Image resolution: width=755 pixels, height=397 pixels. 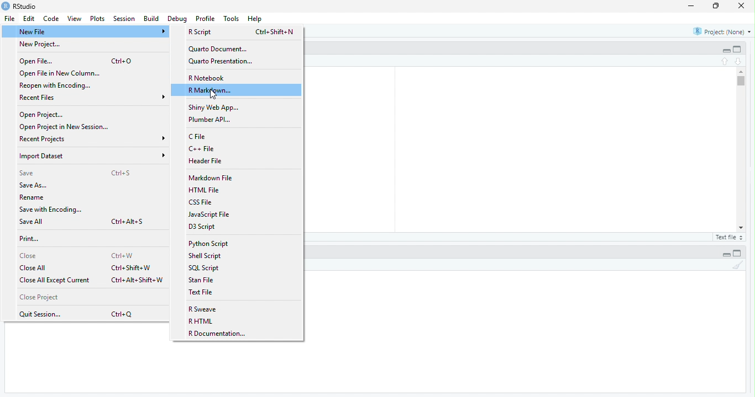 I want to click on scroll down, so click(x=742, y=228).